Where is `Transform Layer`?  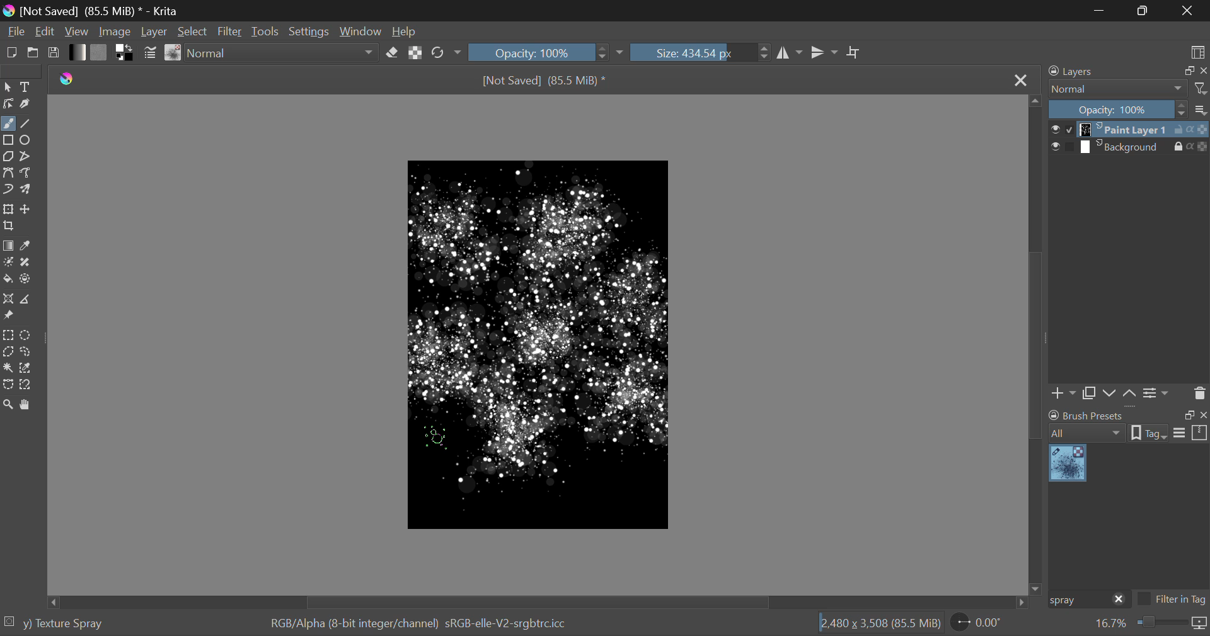
Transform Layer is located at coordinates (8, 209).